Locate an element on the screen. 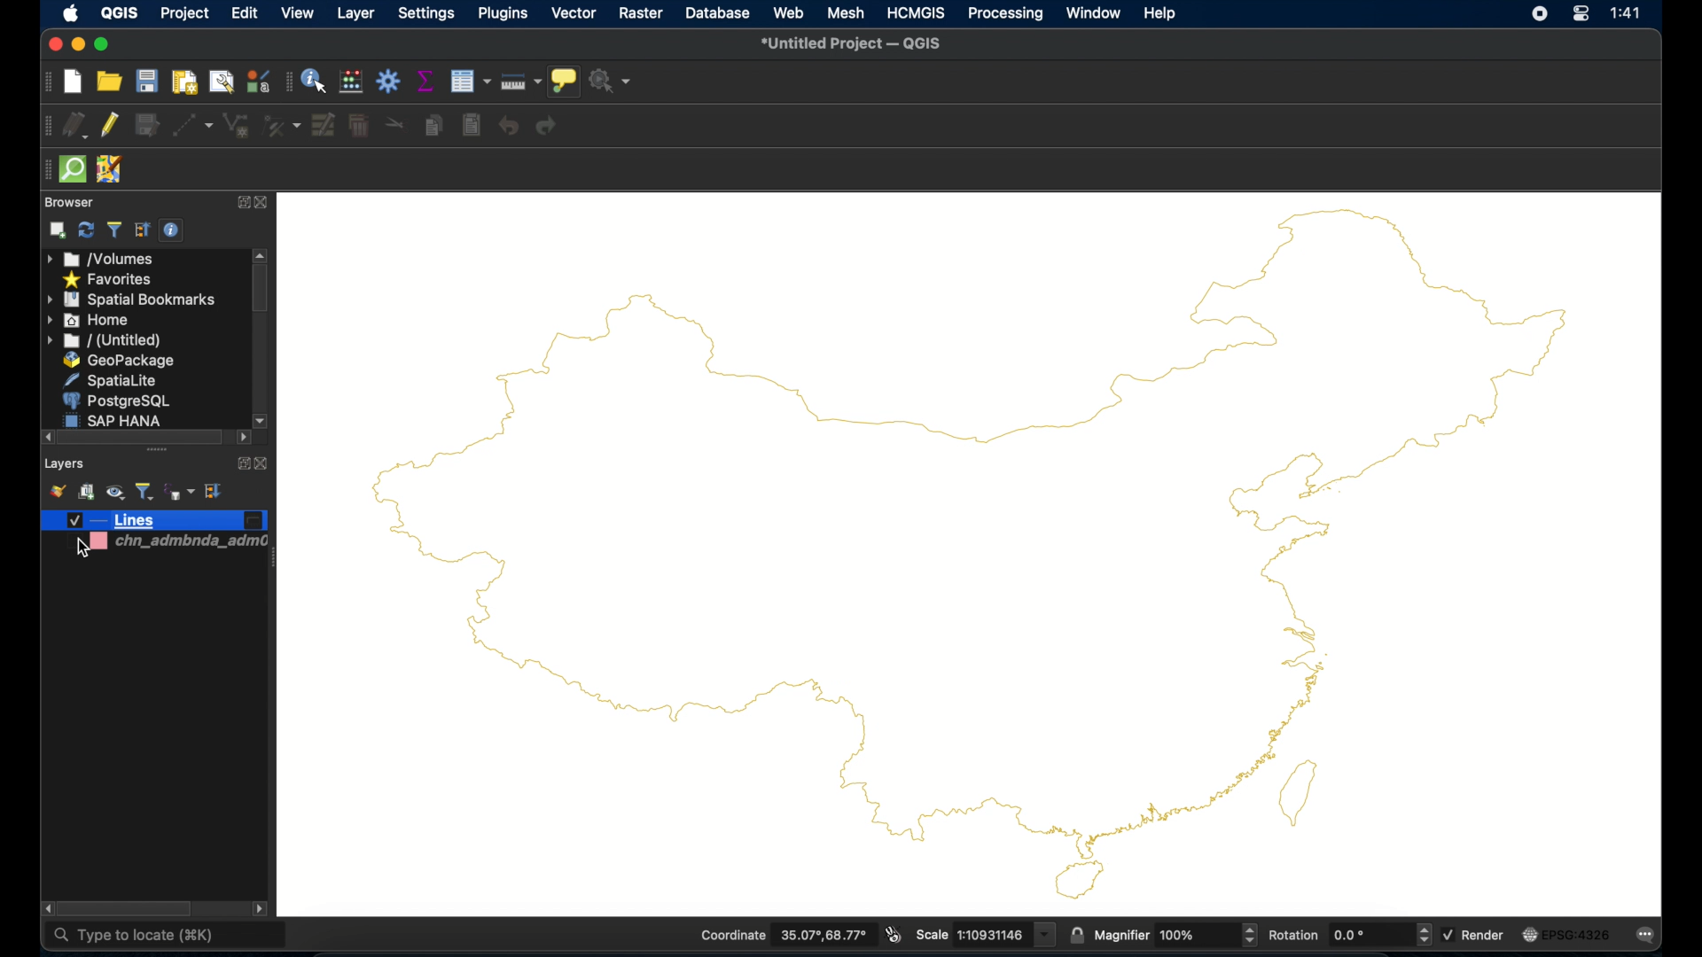  view is located at coordinates (298, 13).